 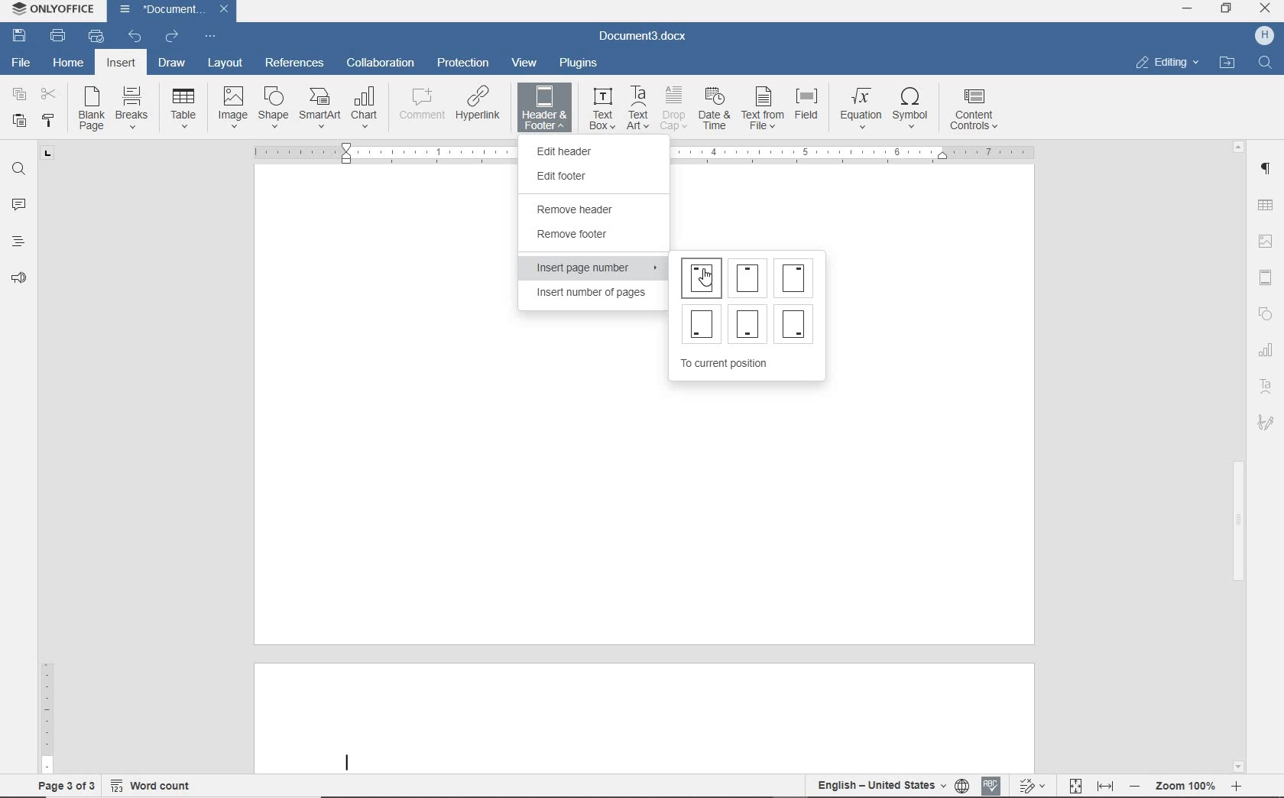 What do you see at coordinates (1266, 385) in the screenshot?
I see `Text art` at bounding box center [1266, 385].